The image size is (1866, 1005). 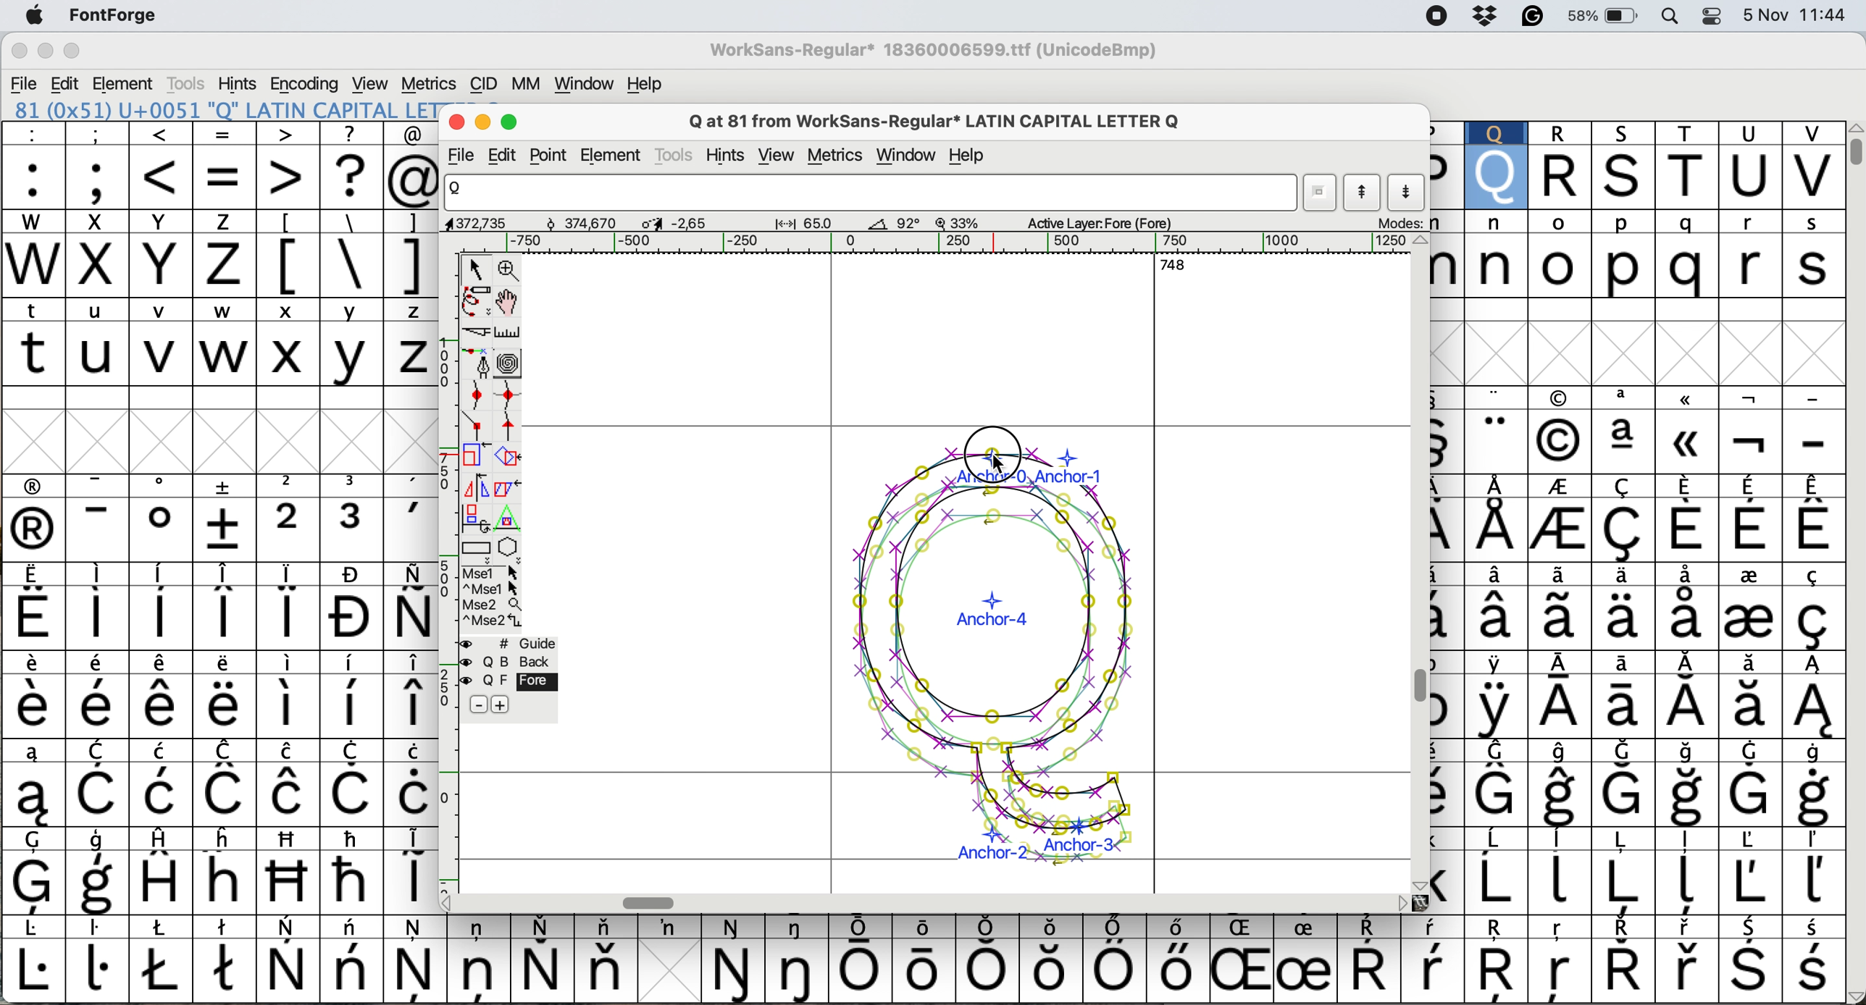 What do you see at coordinates (1674, 17) in the screenshot?
I see `spotlight search` at bounding box center [1674, 17].